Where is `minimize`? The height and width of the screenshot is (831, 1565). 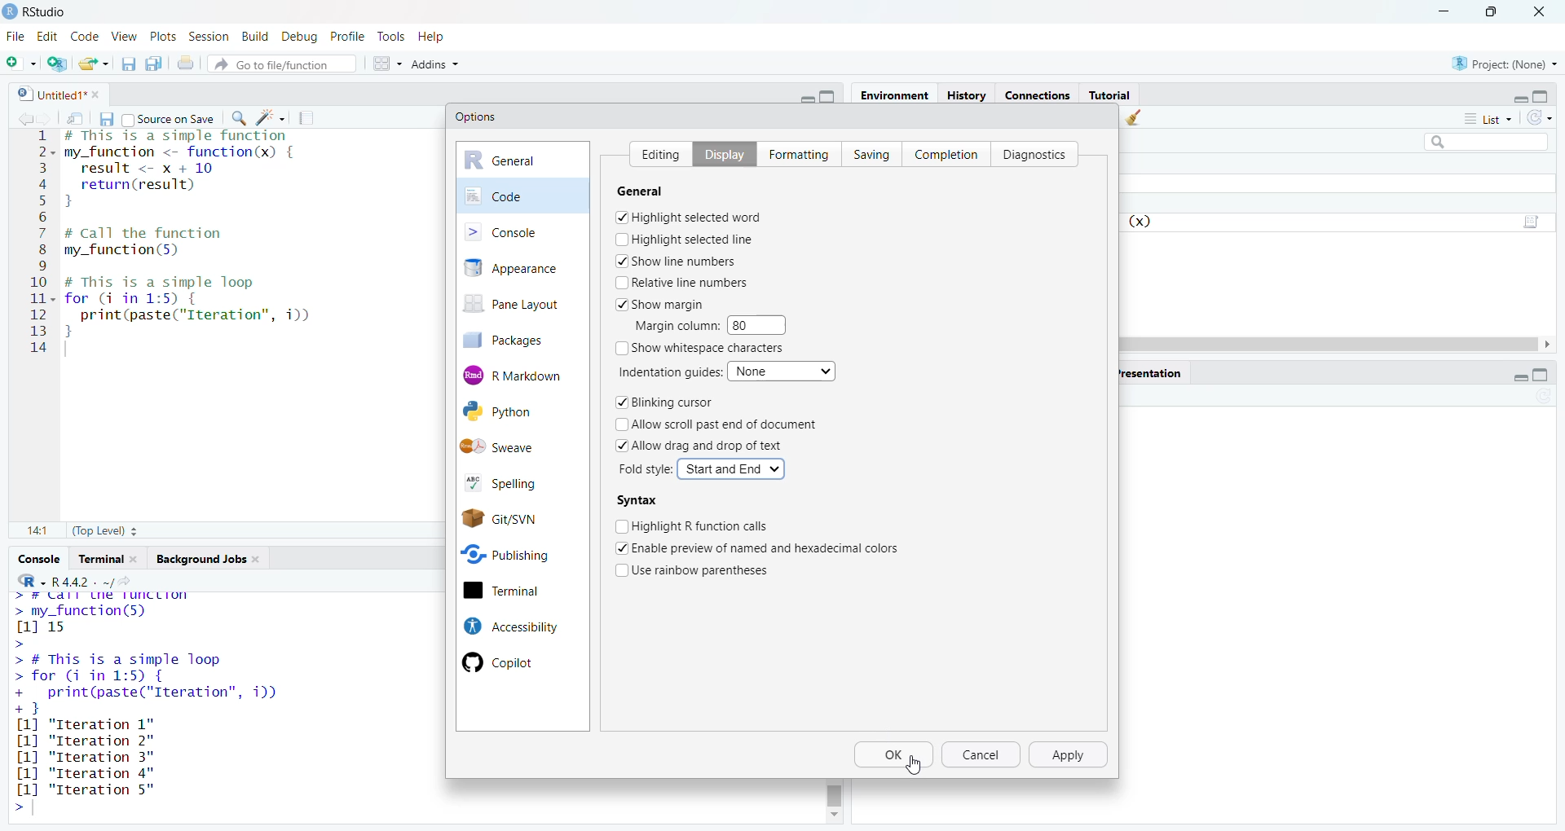 minimize is located at coordinates (1513, 377).